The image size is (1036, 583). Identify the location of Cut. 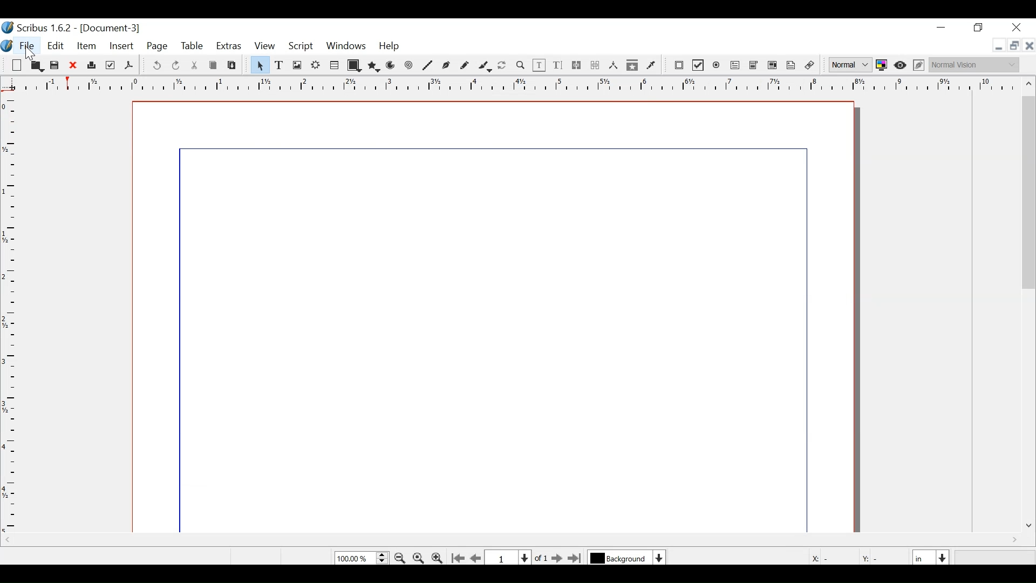
(195, 66).